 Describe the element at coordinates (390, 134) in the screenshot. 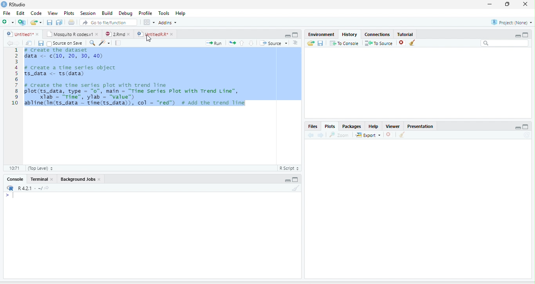

I see `Remove current plot` at that location.